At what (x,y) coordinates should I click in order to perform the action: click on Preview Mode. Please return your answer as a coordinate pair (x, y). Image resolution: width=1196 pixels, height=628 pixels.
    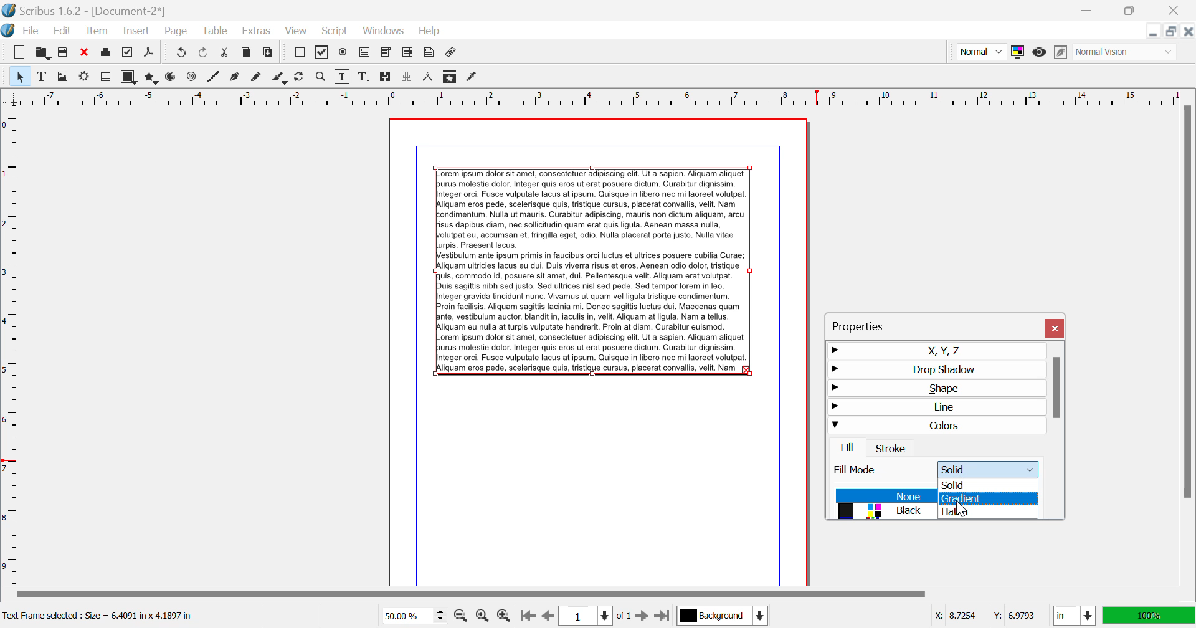
    Looking at the image, I should click on (980, 51).